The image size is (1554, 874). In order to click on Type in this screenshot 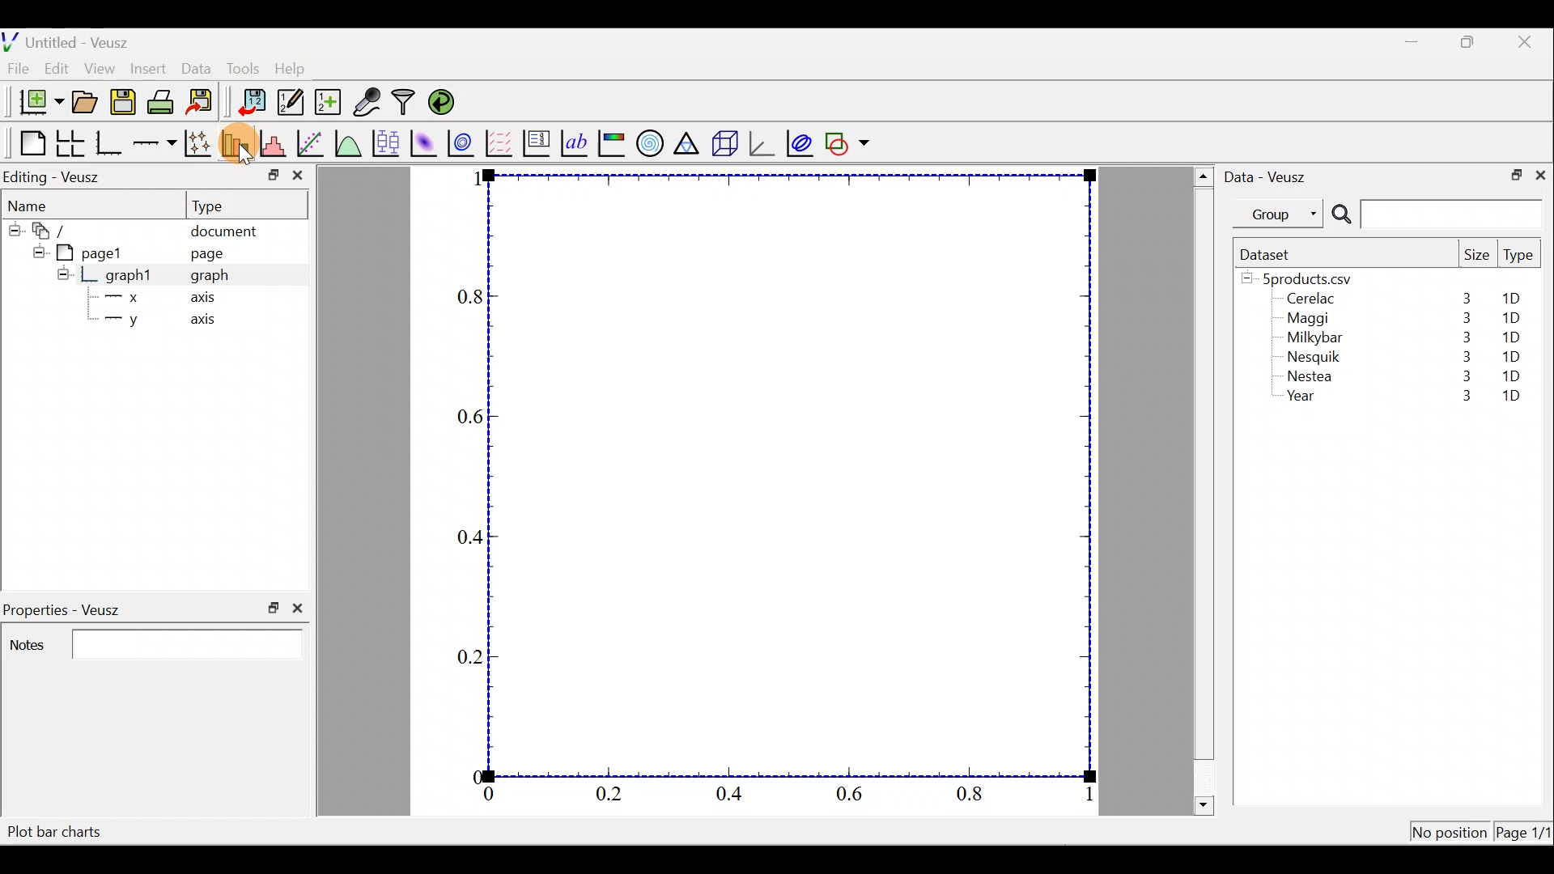, I will do `click(1520, 259)`.